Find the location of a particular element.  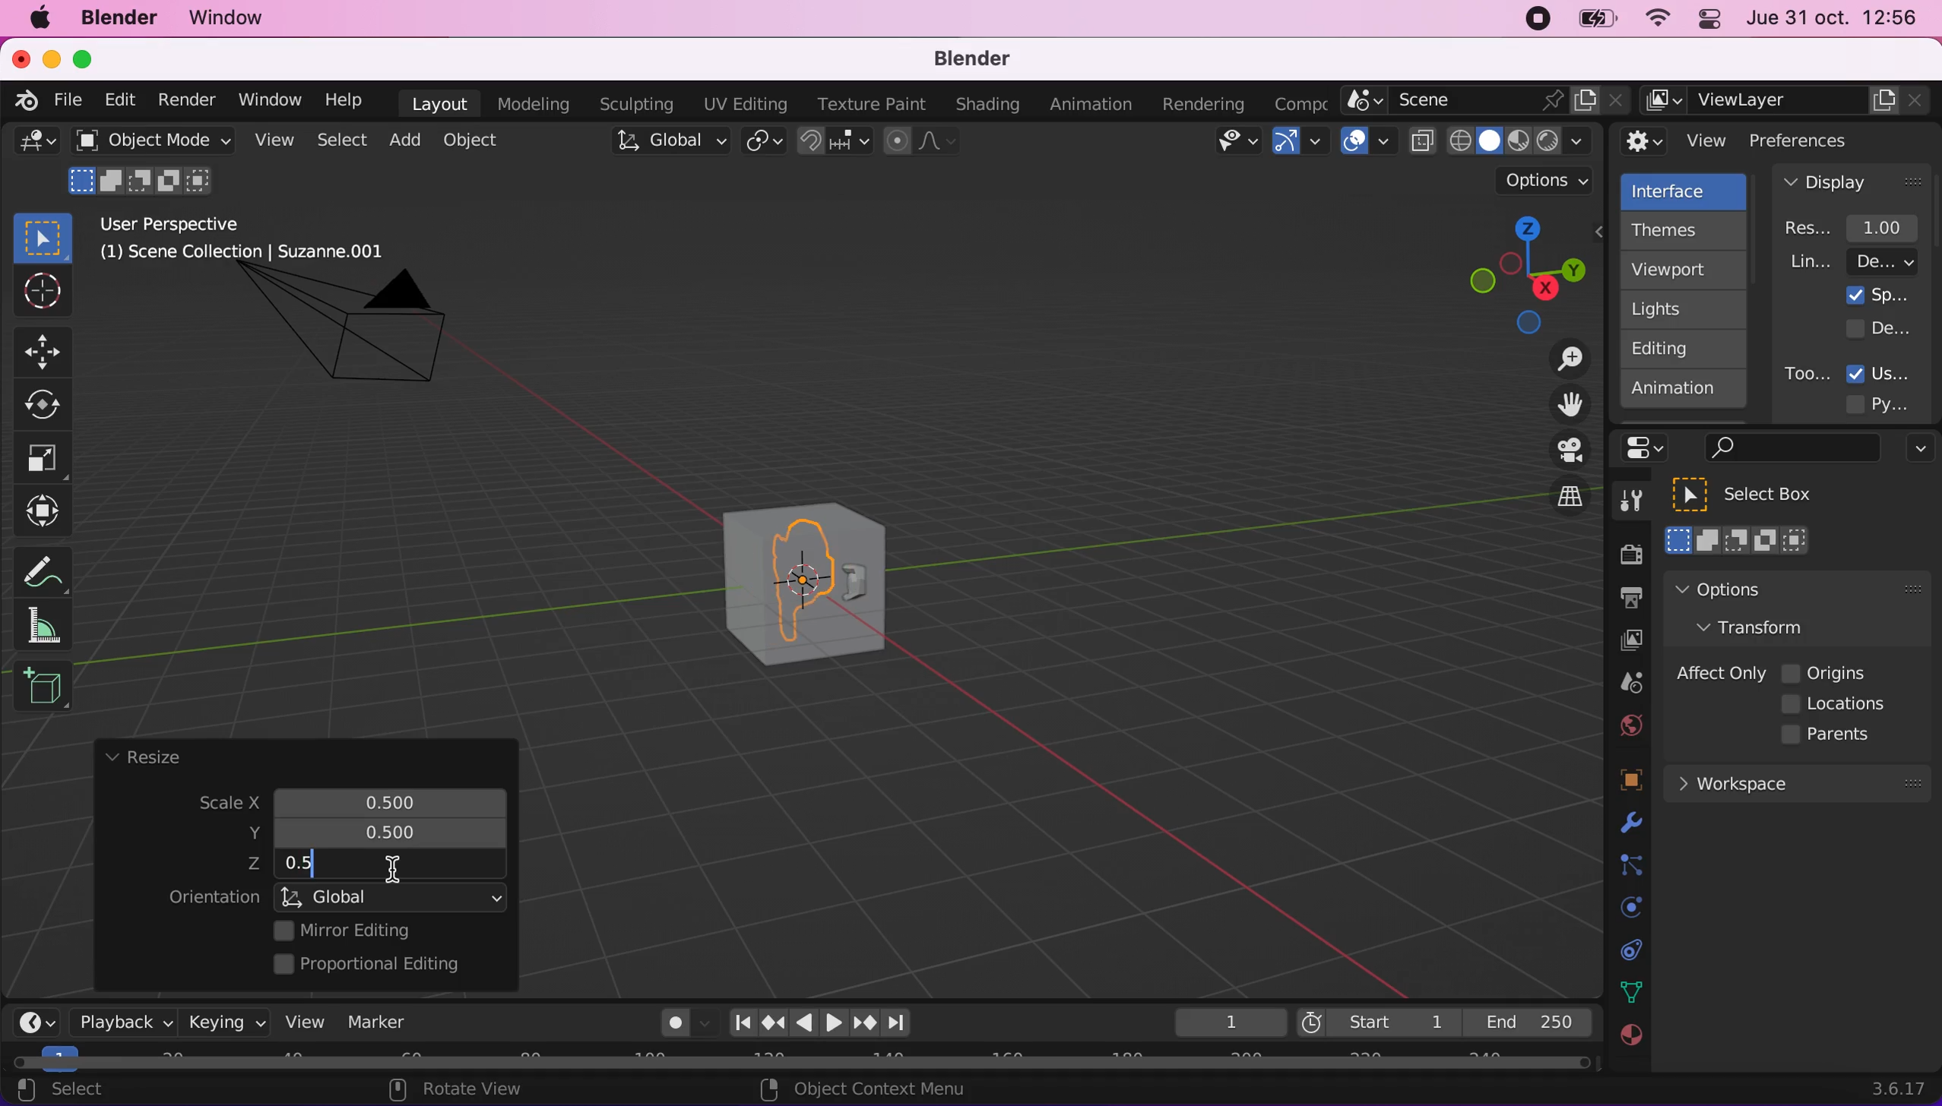

line width is located at coordinates (1852, 261).